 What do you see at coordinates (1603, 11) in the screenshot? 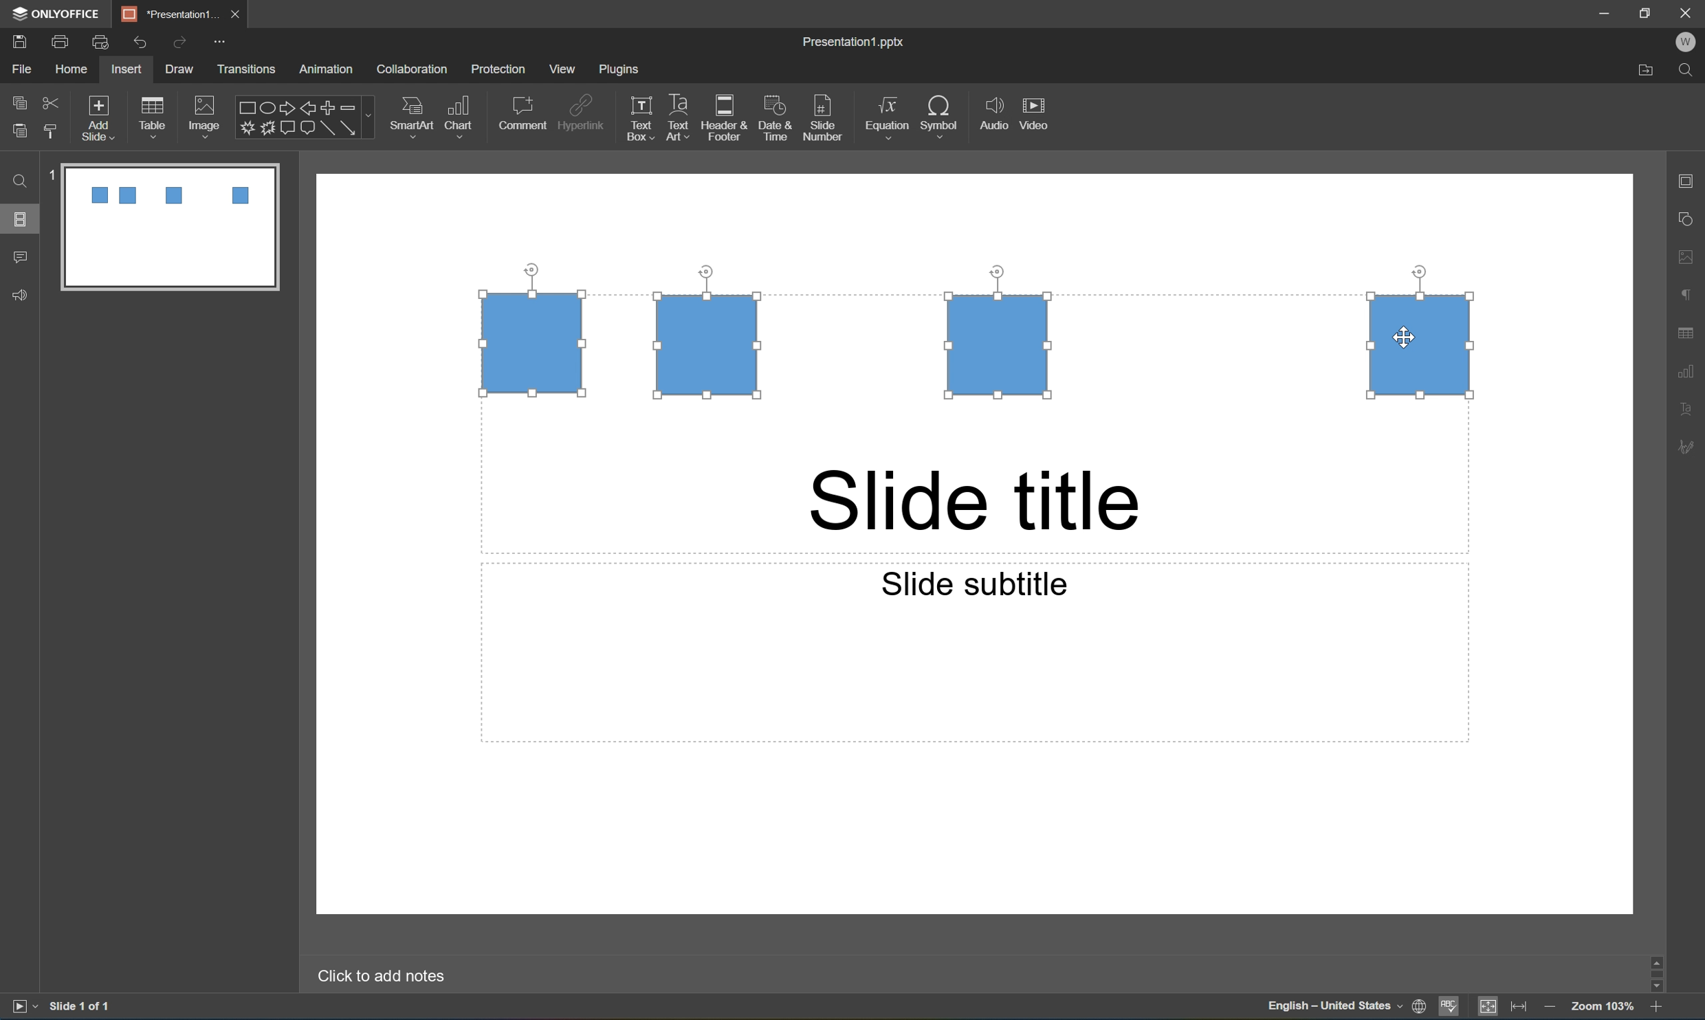
I see `minimize` at bounding box center [1603, 11].